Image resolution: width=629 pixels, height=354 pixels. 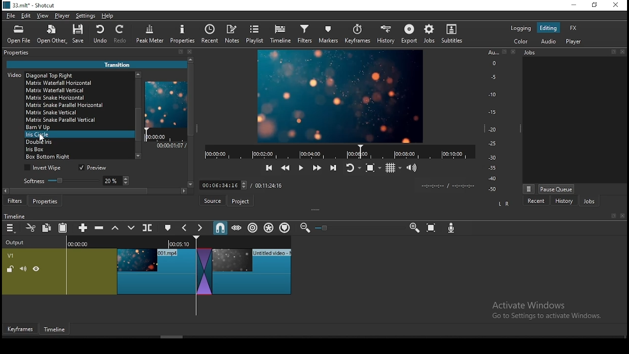 I want to click on save, so click(x=80, y=35).